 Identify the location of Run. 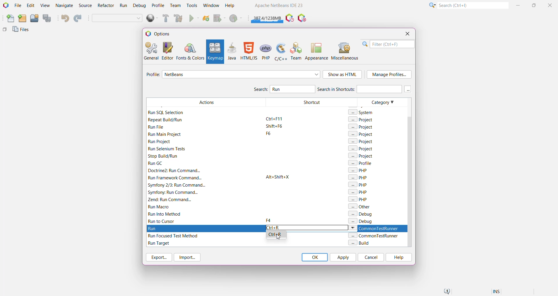
(124, 6).